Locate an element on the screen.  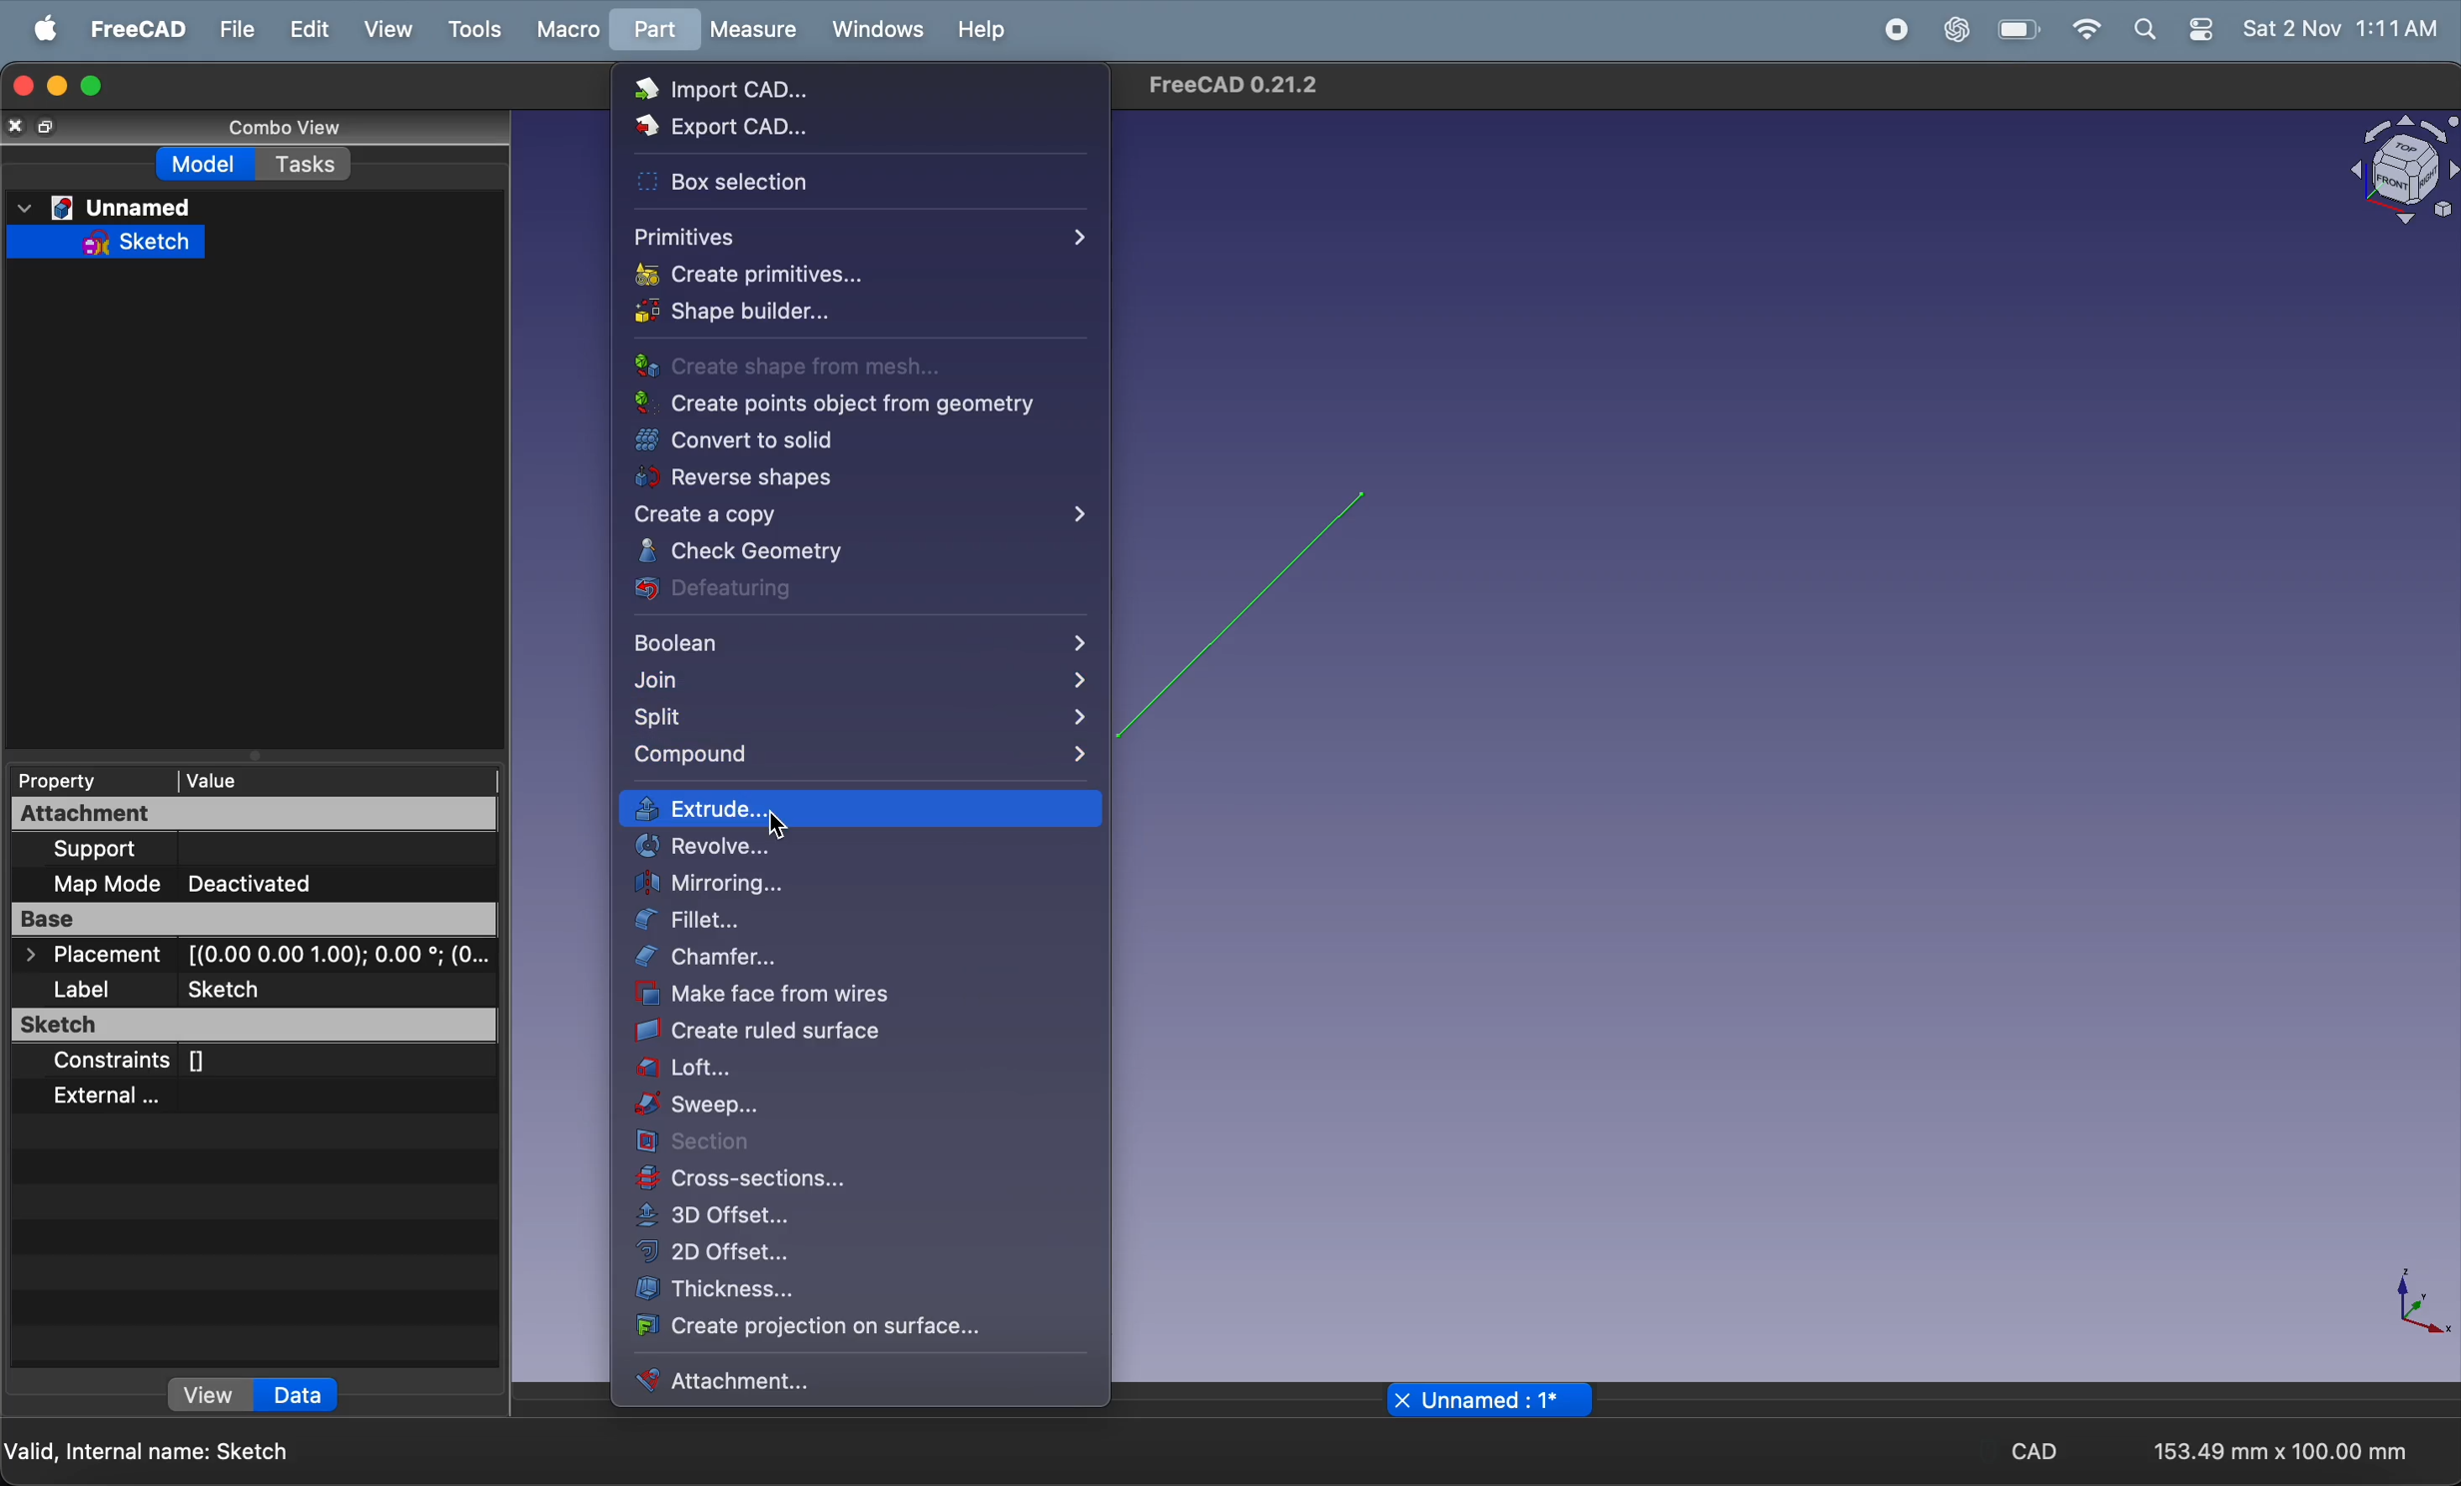
153.49 mm x 100.00 mm is located at coordinates (2281, 1452).